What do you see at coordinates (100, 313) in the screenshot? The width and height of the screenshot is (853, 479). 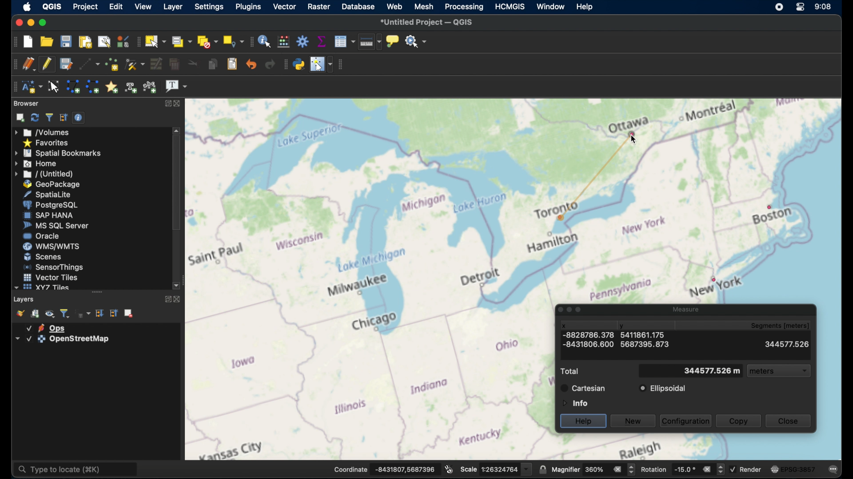 I see `expand all` at bounding box center [100, 313].